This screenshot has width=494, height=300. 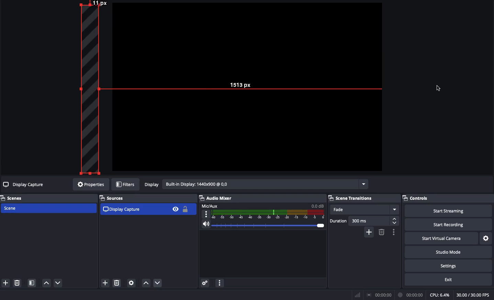 I want to click on CPU, so click(x=439, y=295).